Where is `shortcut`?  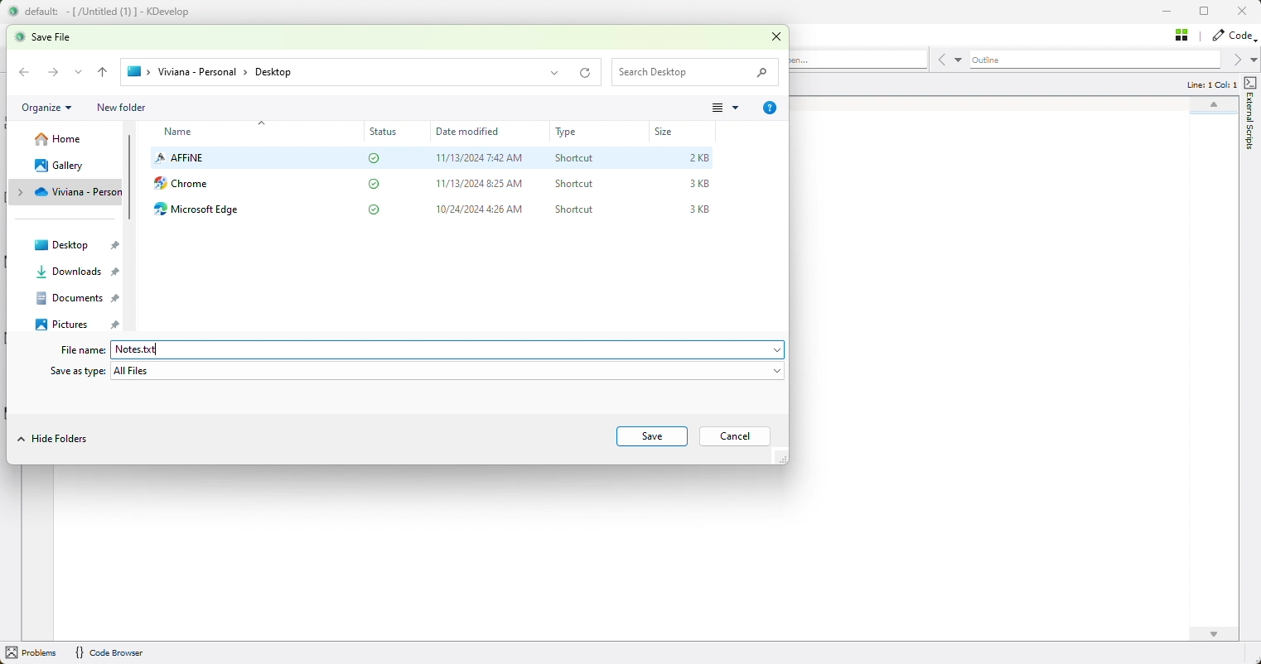 shortcut is located at coordinates (574, 209).